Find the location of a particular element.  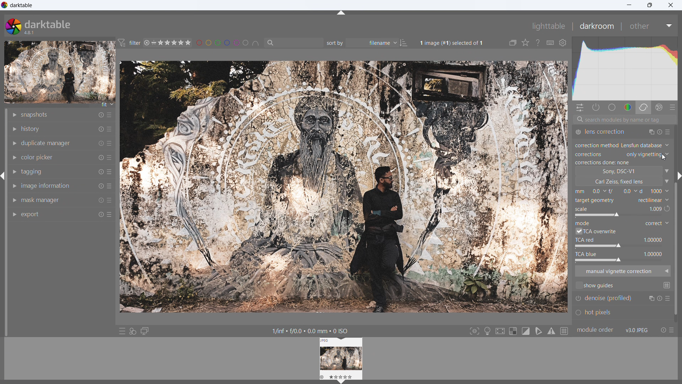

tagging is located at coordinates (33, 172).